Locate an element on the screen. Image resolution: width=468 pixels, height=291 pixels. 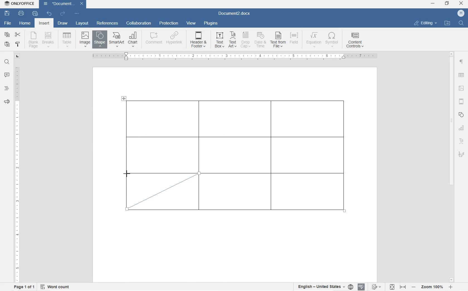
file is located at coordinates (9, 24).